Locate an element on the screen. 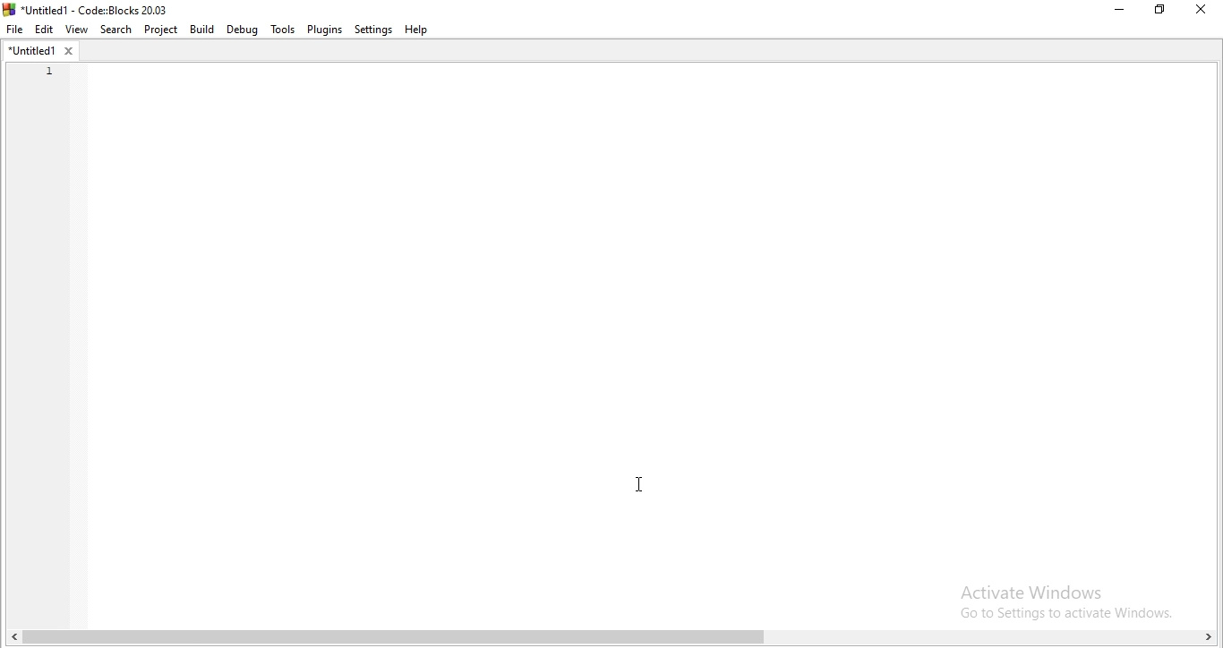 This screenshot has width=1223, height=648. Search  is located at coordinates (117, 30).